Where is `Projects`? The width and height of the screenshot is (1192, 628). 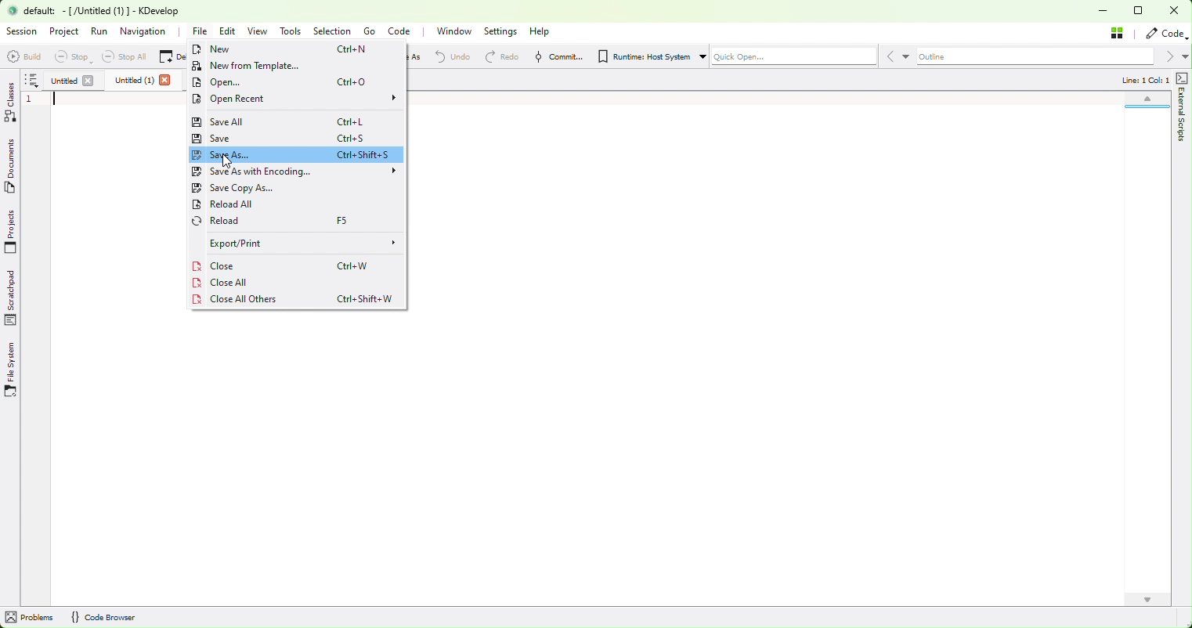 Projects is located at coordinates (13, 231).